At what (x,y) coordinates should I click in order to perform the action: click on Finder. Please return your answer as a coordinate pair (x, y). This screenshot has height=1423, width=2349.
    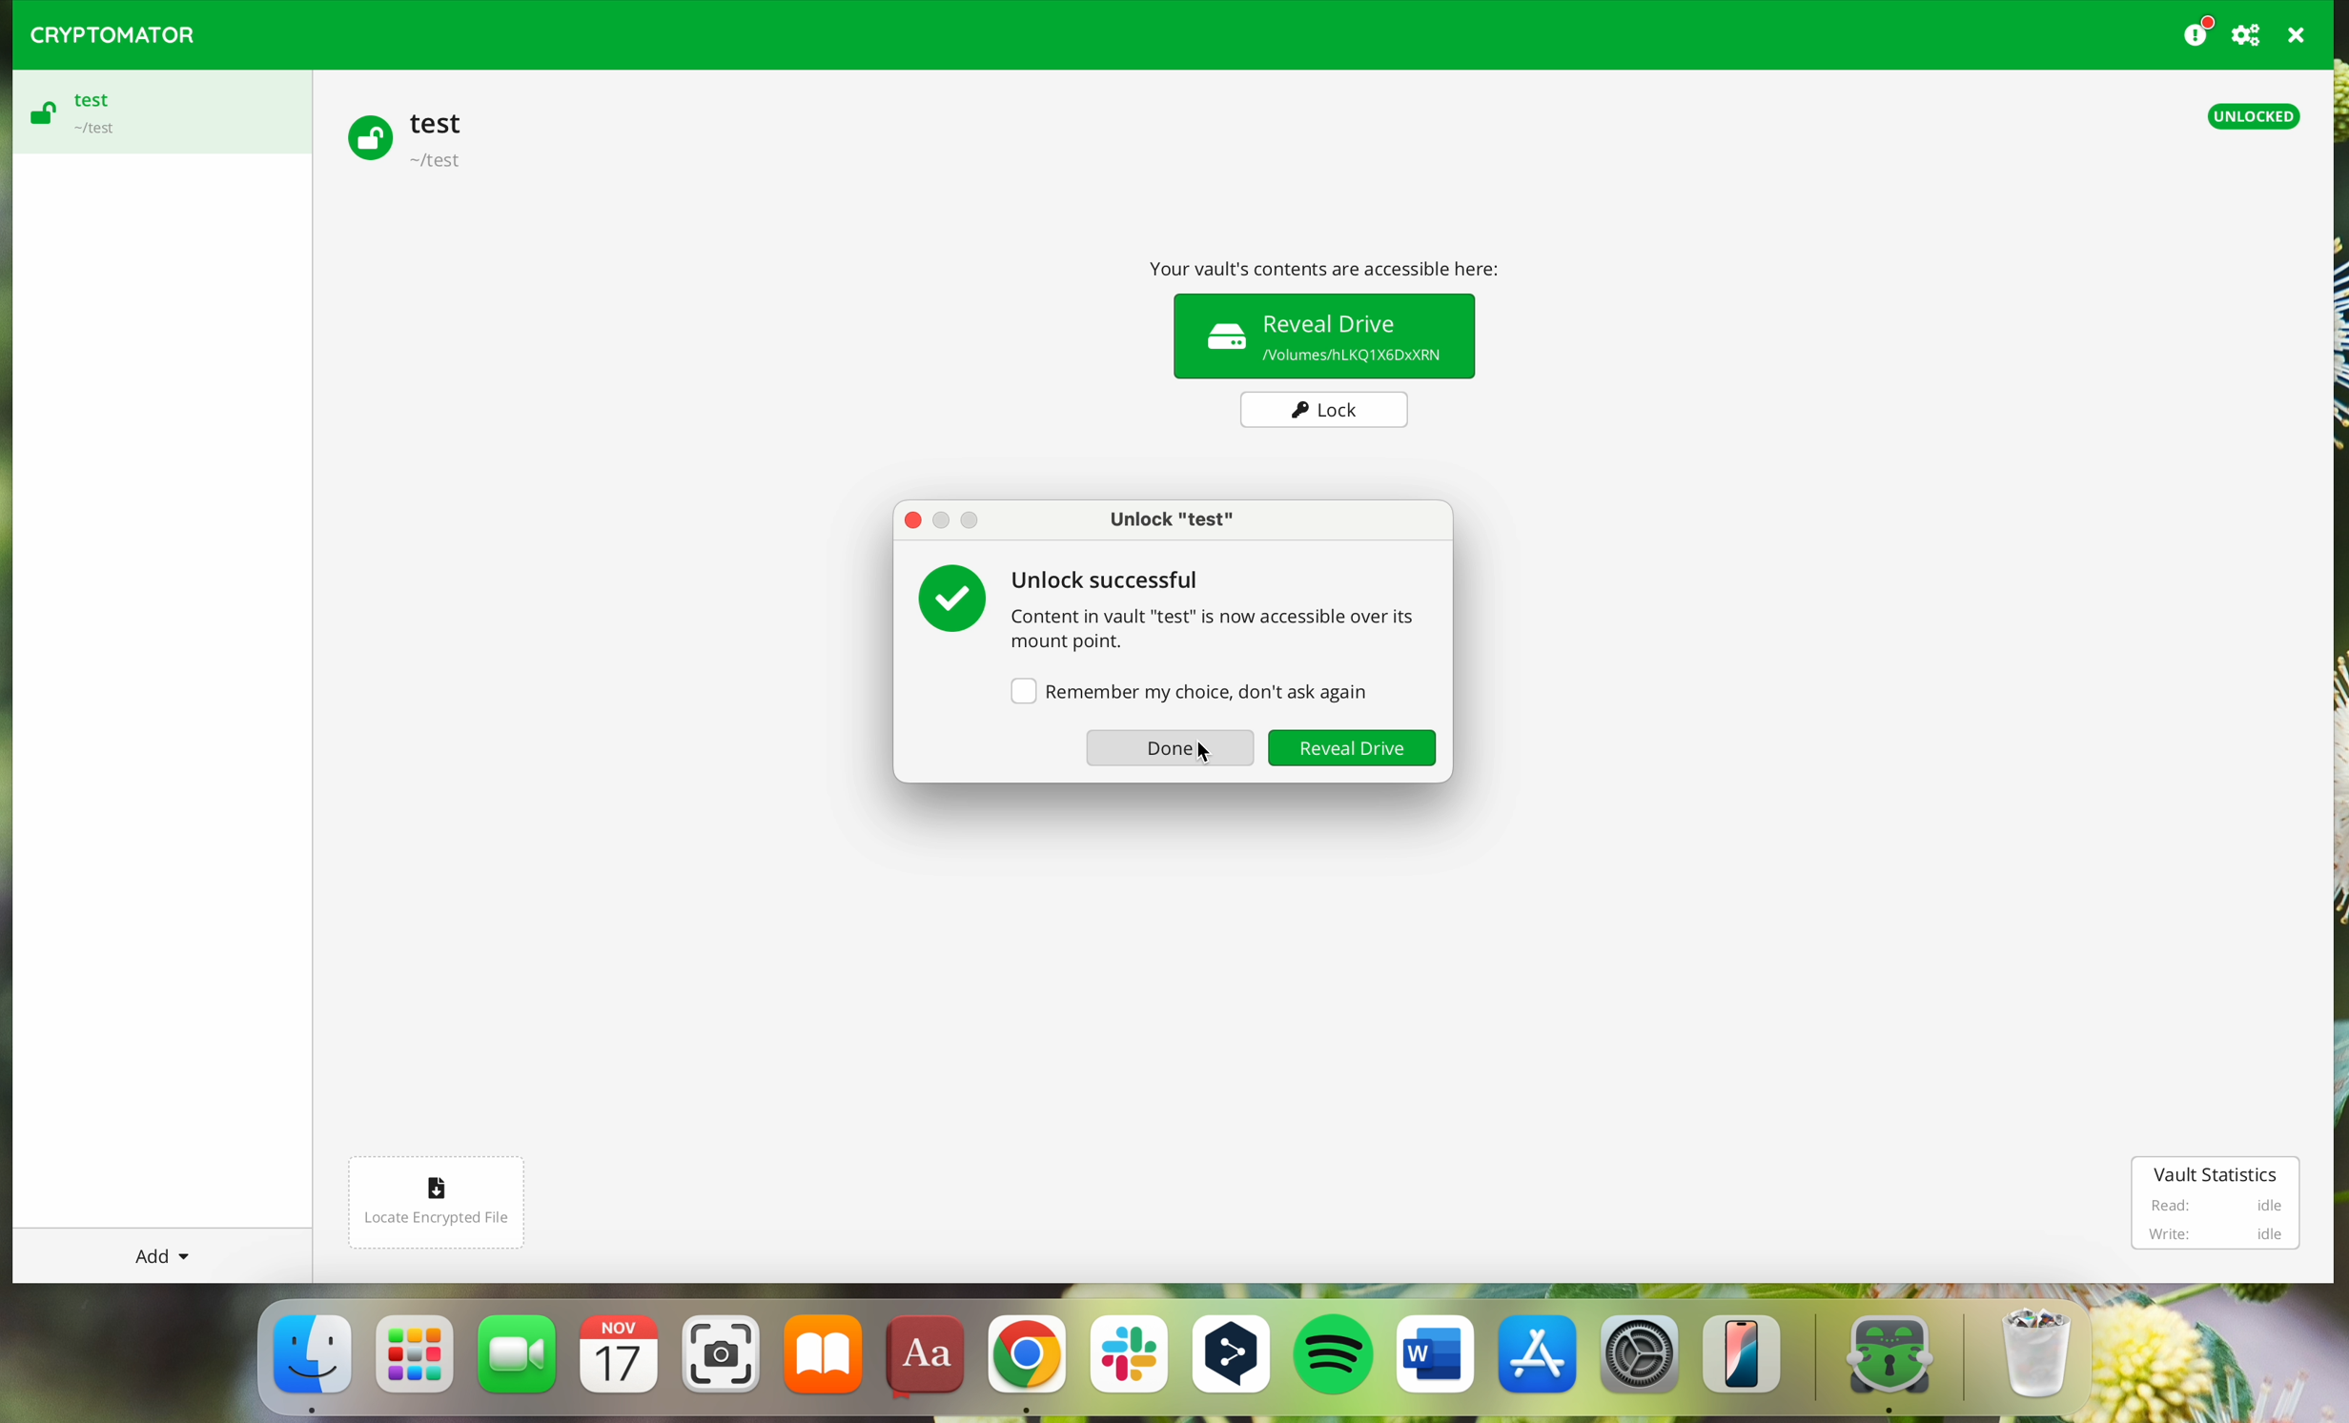
    Looking at the image, I should click on (311, 1359).